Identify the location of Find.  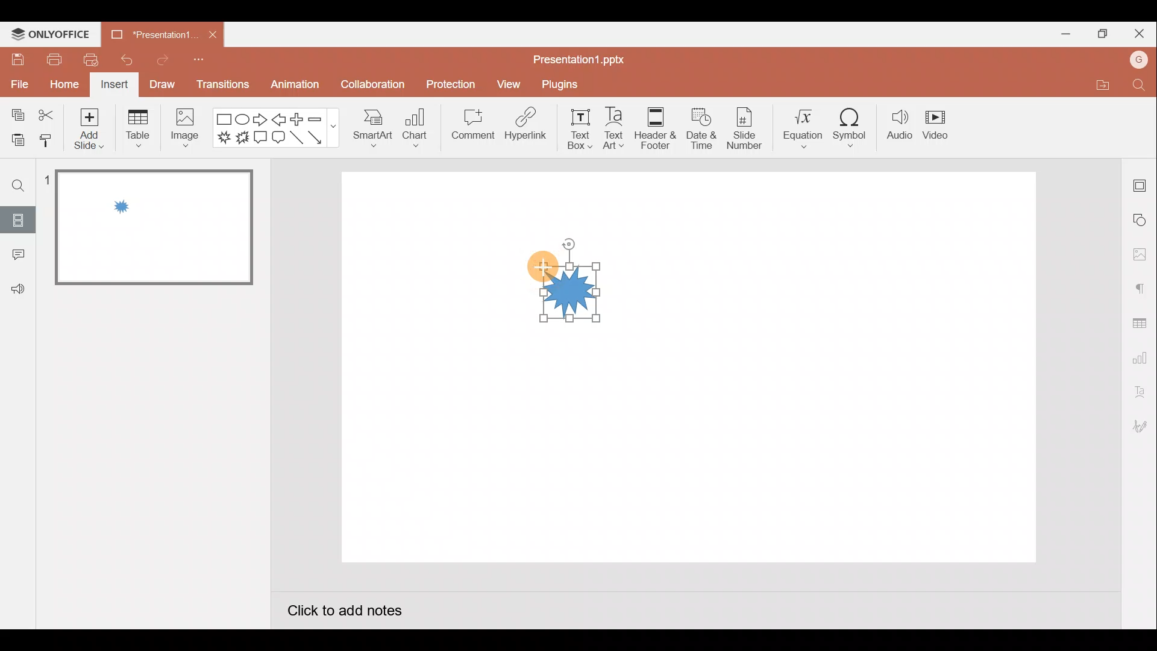
(1143, 86).